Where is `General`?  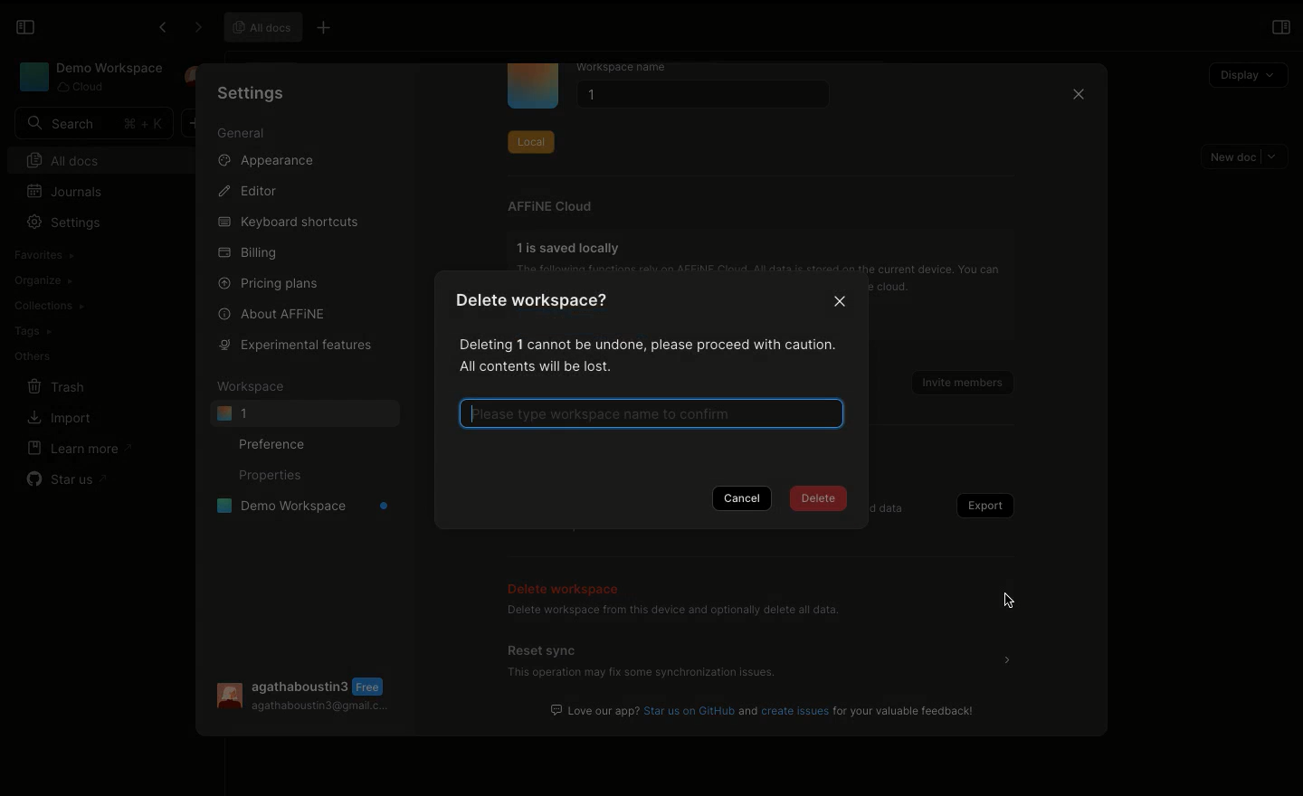 General is located at coordinates (242, 134).